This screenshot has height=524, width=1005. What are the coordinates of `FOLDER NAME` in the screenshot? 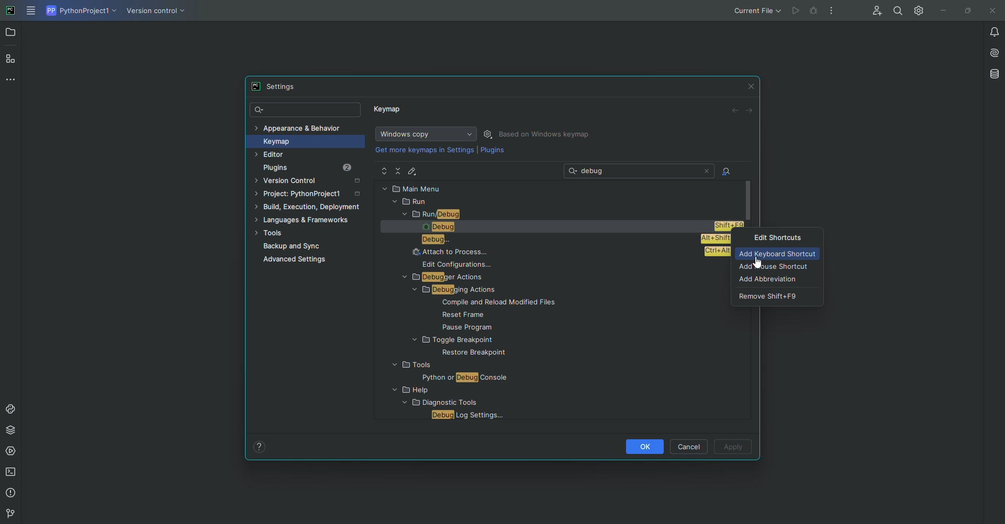 It's located at (435, 404).